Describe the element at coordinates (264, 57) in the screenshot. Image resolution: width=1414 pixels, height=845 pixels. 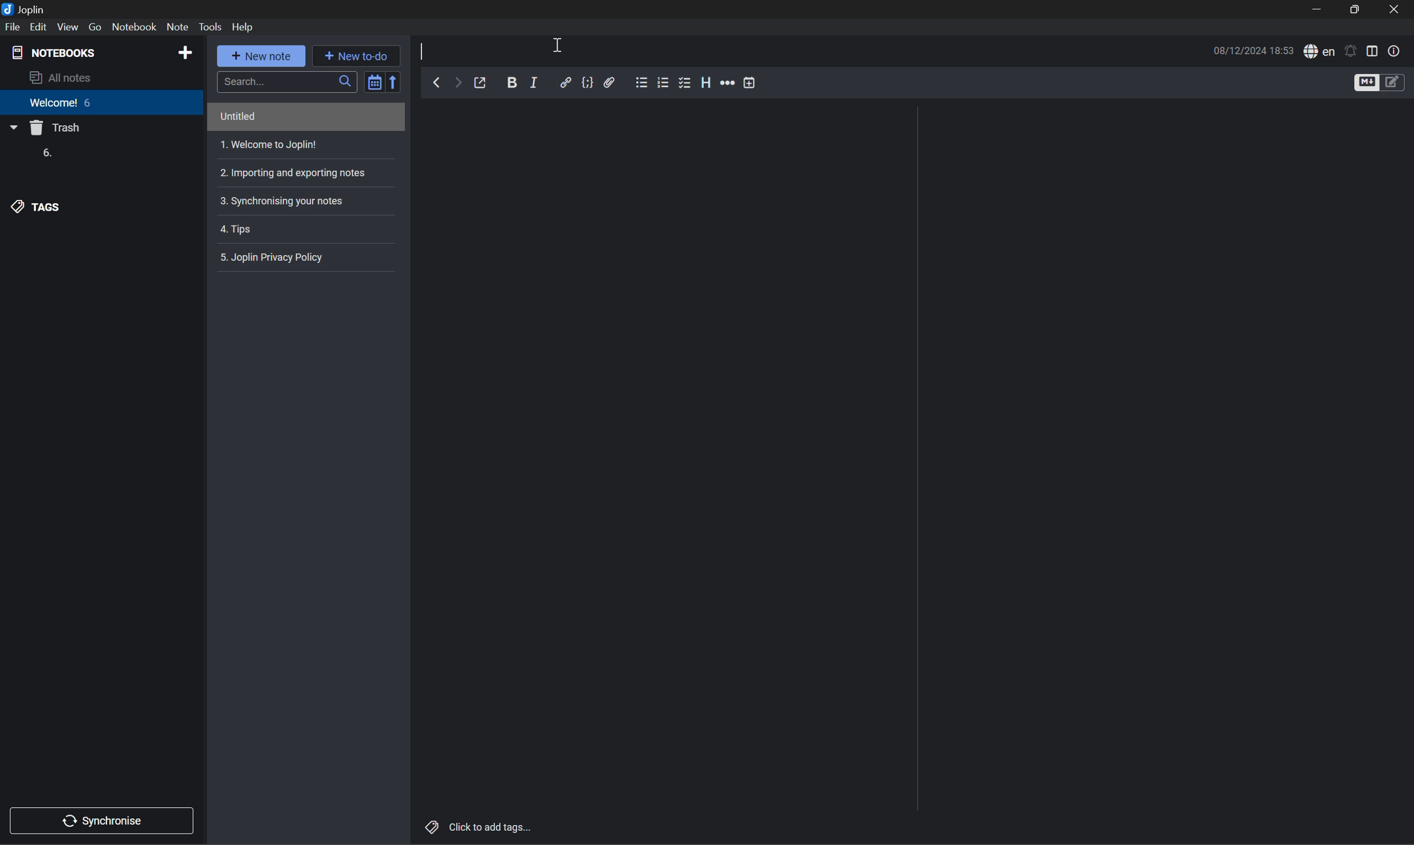
I see `New note` at that location.